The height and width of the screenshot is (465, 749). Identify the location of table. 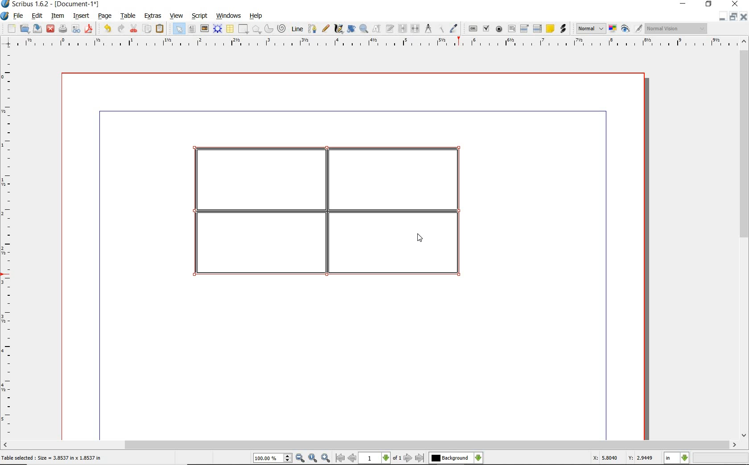
(230, 29).